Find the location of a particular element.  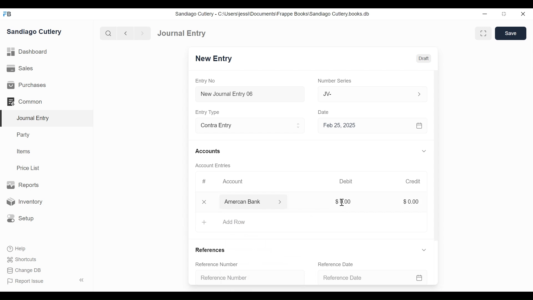

Number Series is located at coordinates (336, 81).